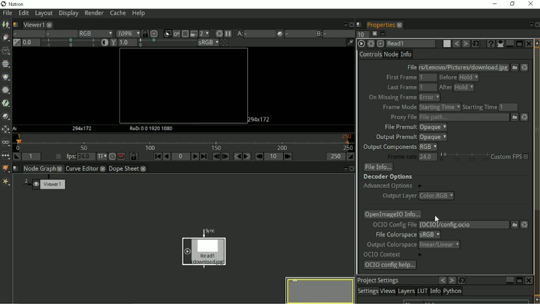  What do you see at coordinates (284, 34) in the screenshot?
I see `Operations pllied between Viewer input A and B` at bounding box center [284, 34].